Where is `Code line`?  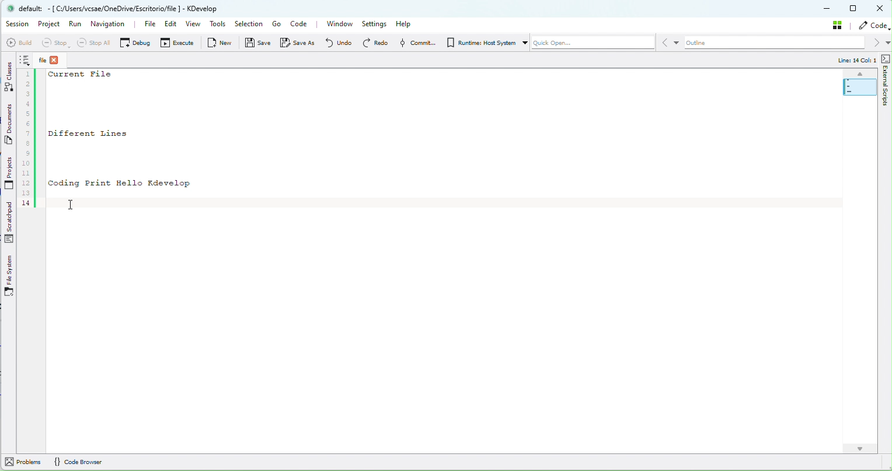 Code line is located at coordinates (28, 131).